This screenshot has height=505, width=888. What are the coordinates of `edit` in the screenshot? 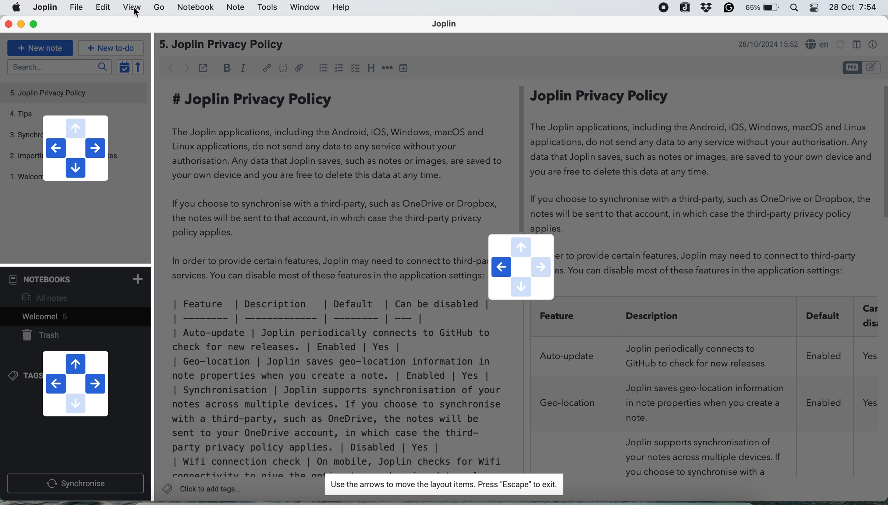 It's located at (103, 8).